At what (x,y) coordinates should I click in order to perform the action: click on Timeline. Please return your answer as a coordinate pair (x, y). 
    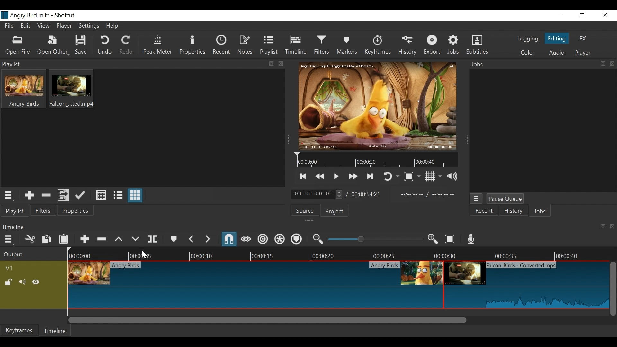
    Looking at the image, I should click on (201, 254).